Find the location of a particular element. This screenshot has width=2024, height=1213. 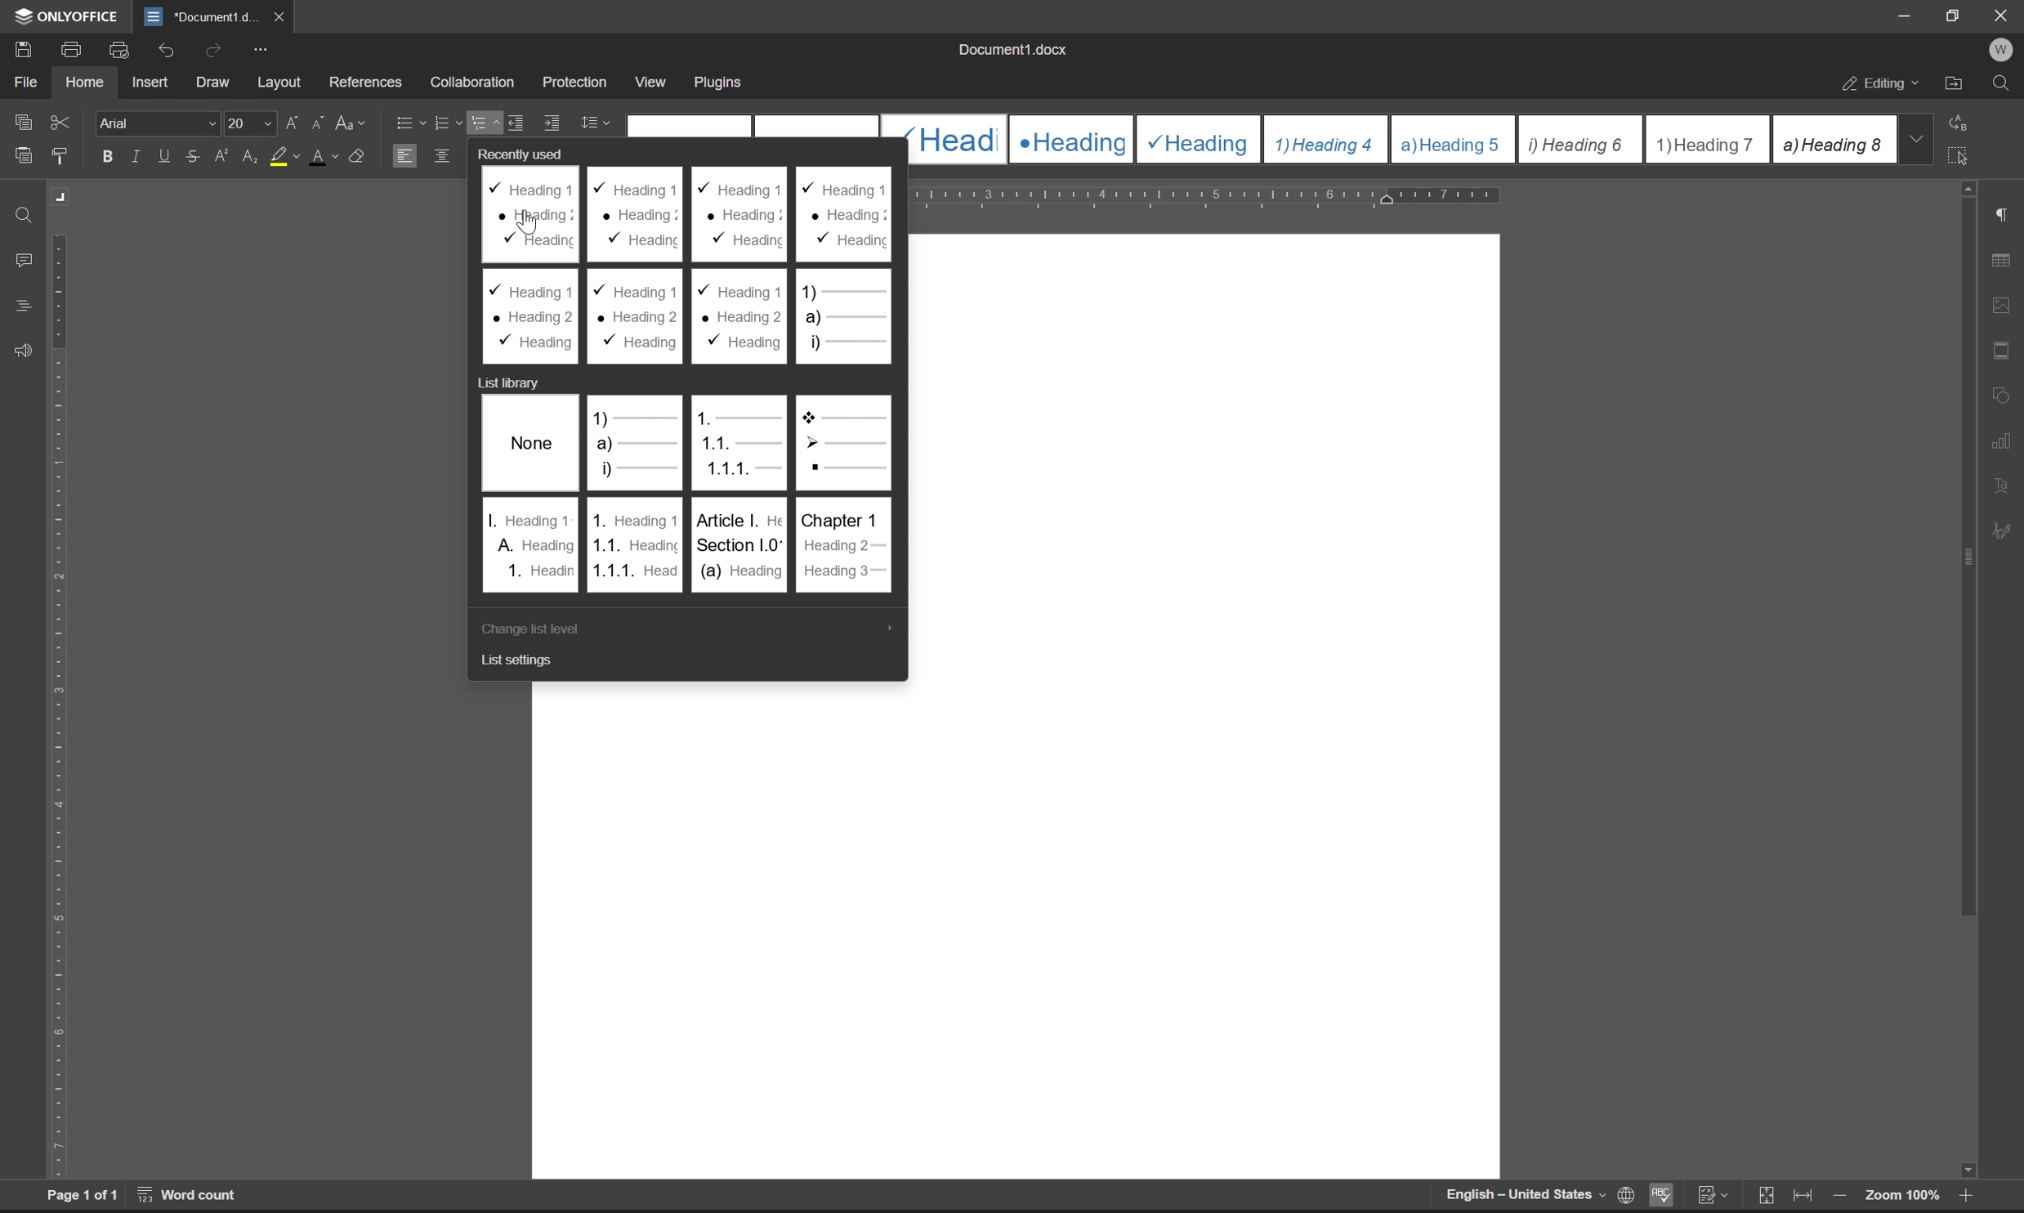

customize quick access toolbar is located at coordinates (260, 50).